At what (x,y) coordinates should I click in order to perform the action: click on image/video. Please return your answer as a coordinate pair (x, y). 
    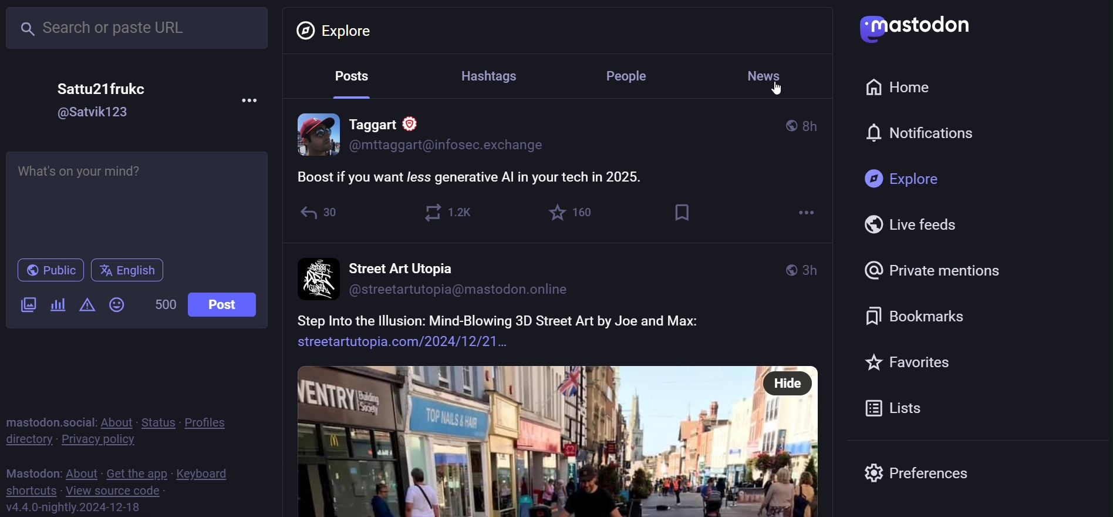
    Looking at the image, I should click on (26, 305).